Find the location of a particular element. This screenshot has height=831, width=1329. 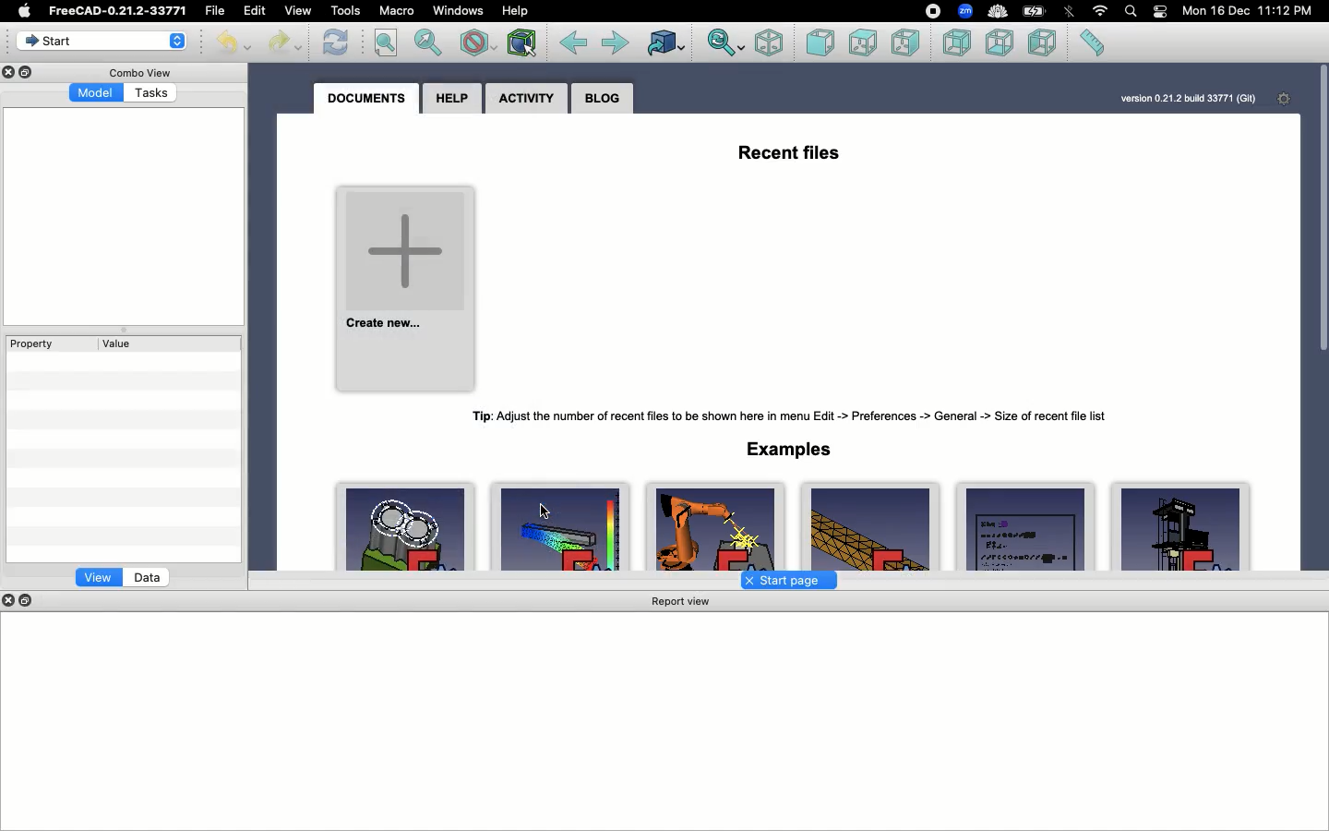

Data is located at coordinates (147, 580).